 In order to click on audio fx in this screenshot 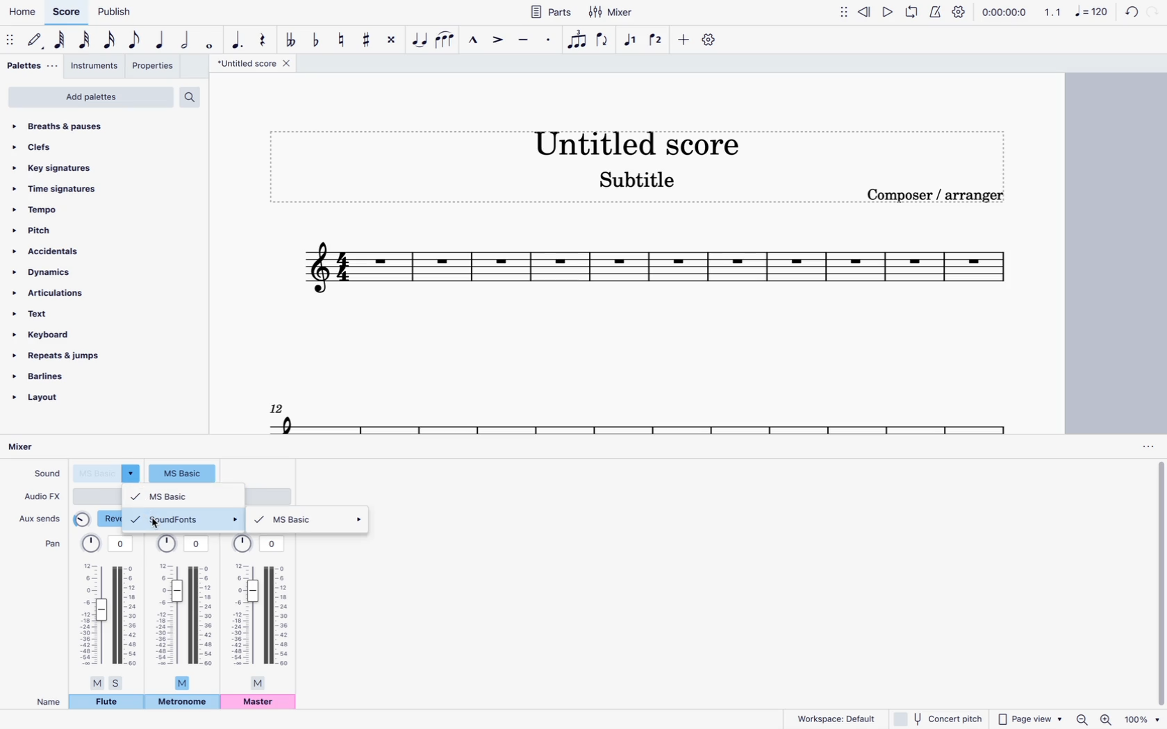, I will do `click(42, 496)`.